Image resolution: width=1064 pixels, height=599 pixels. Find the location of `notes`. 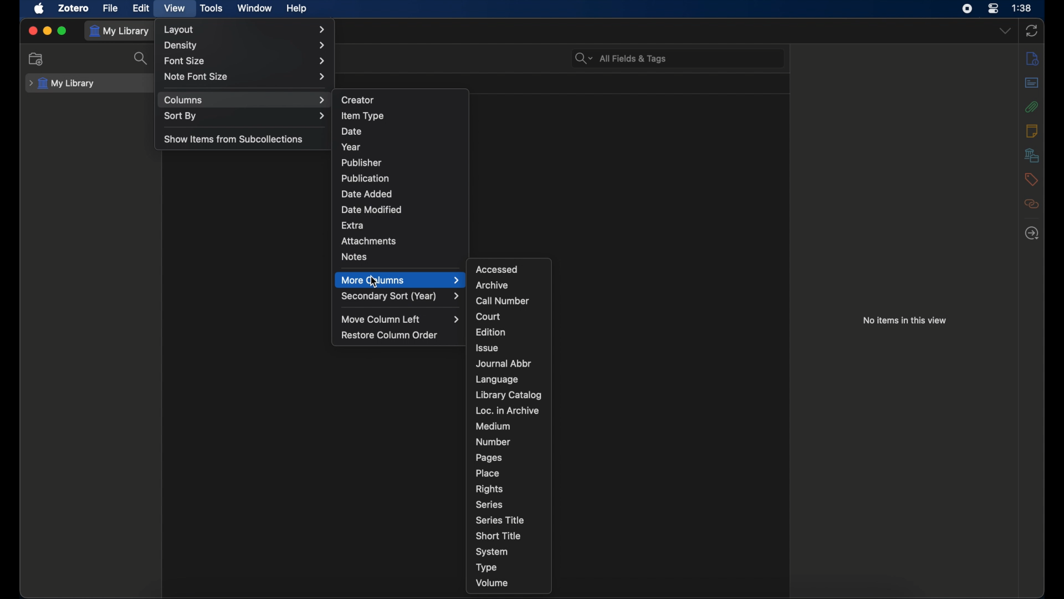

notes is located at coordinates (1031, 131).